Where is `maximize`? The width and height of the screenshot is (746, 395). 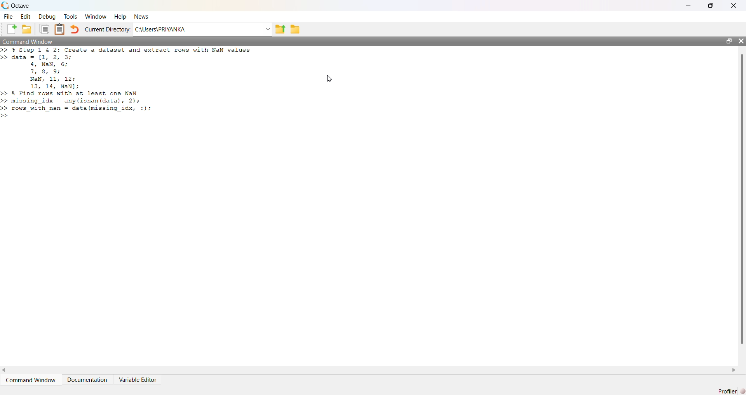
maximize is located at coordinates (729, 41).